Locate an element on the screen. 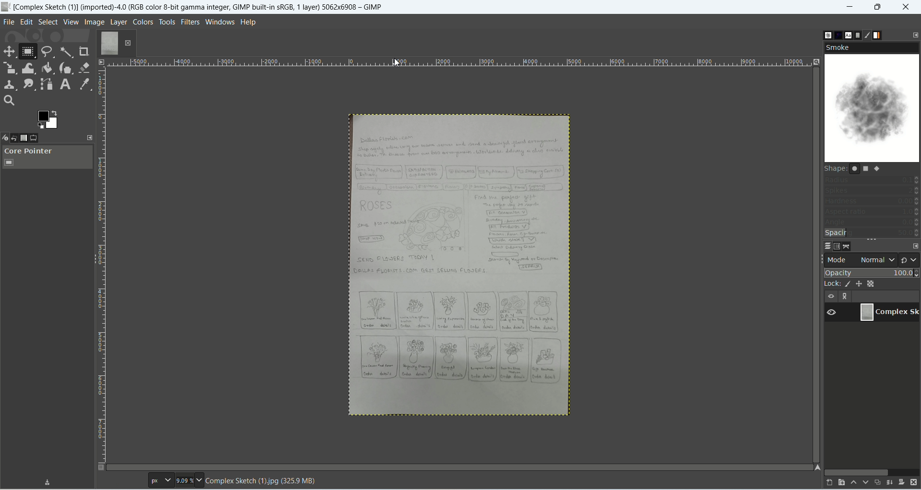 The image size is (921, 490). layer linking is located at coordinates (844, 297).